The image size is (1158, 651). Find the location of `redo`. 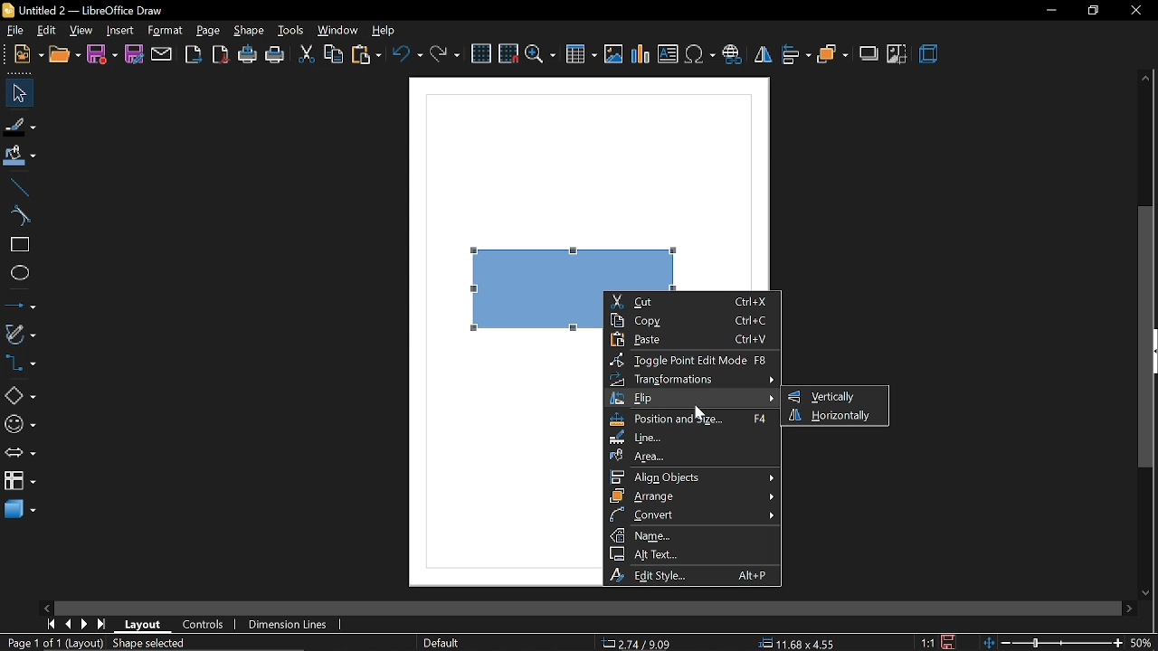

redo is located at coordinates (445, 54).